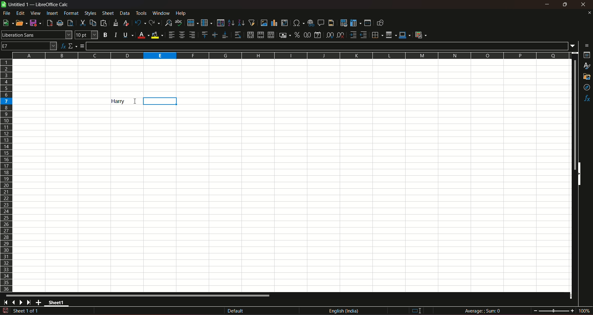 This screenshot has width=593, height=315. Describe the element at coordinates (49, 22) in the screenshot. I see `export directly as PDF` at that location.